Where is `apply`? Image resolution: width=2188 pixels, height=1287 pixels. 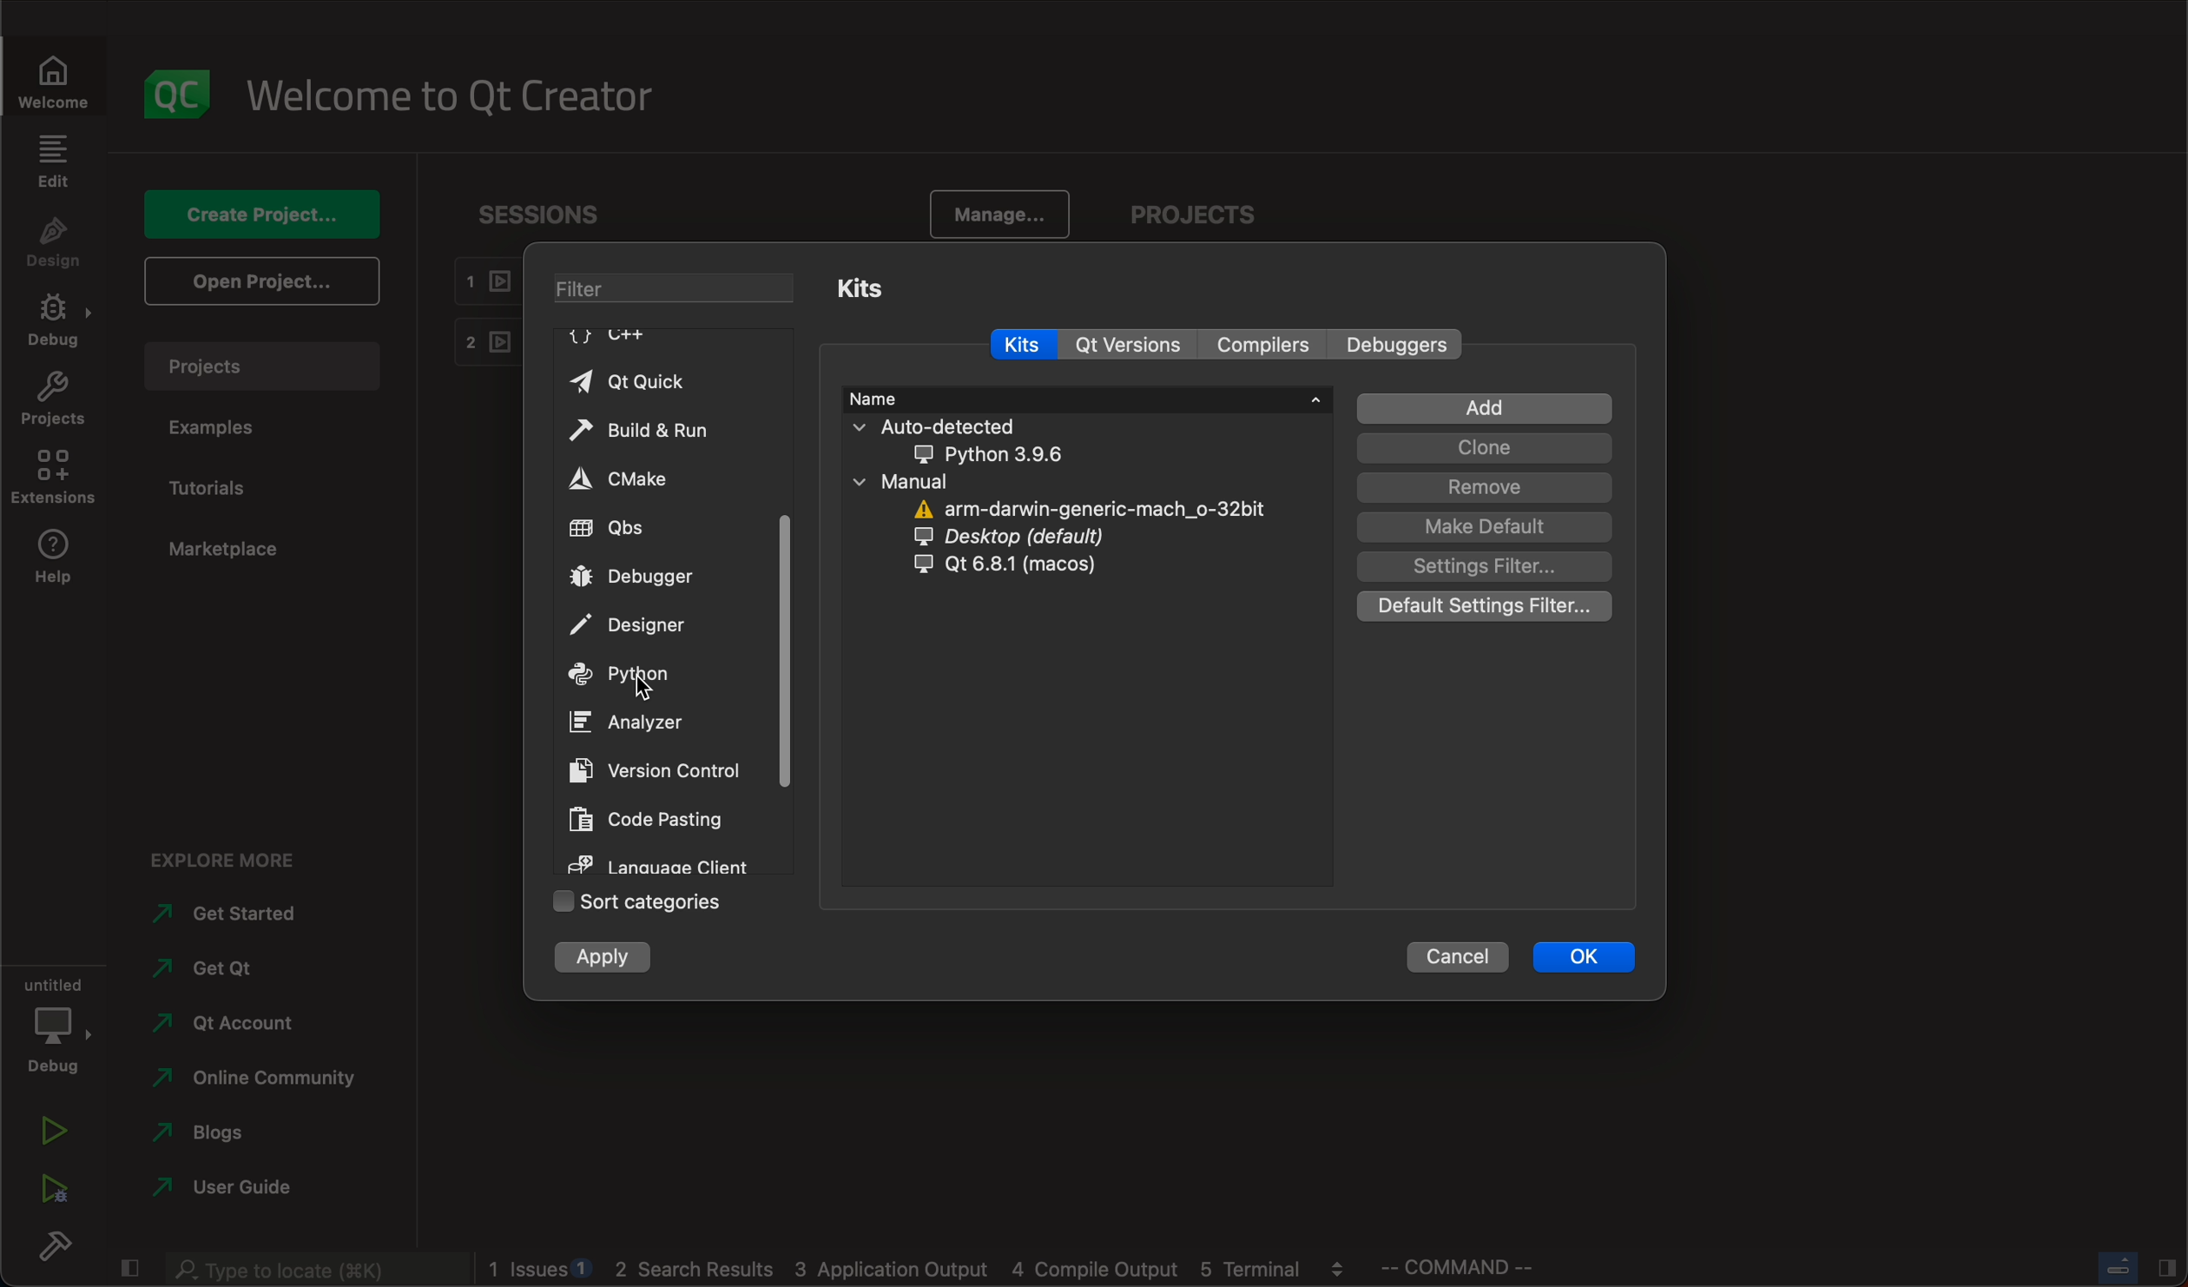 apply is located at coordinates (608, 960).